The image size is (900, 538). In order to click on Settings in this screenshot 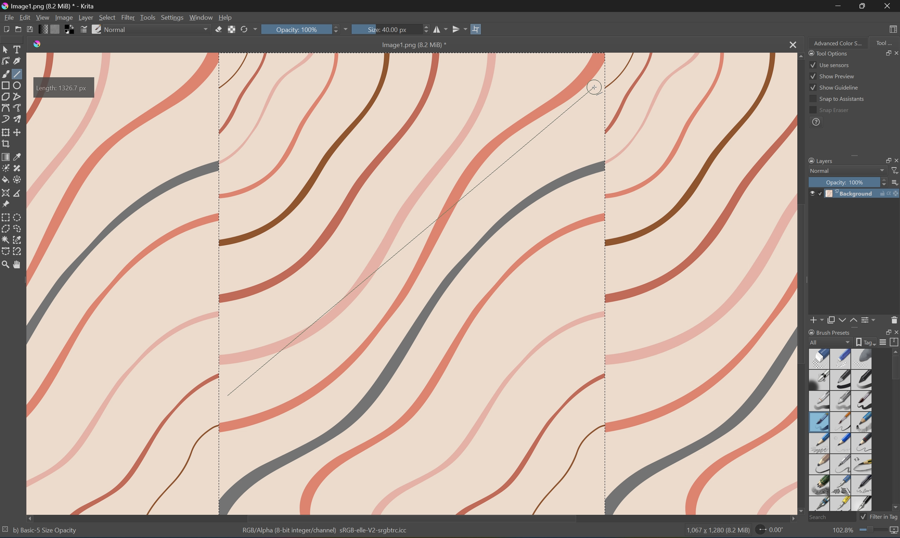, I will do `click(172, 17)`.